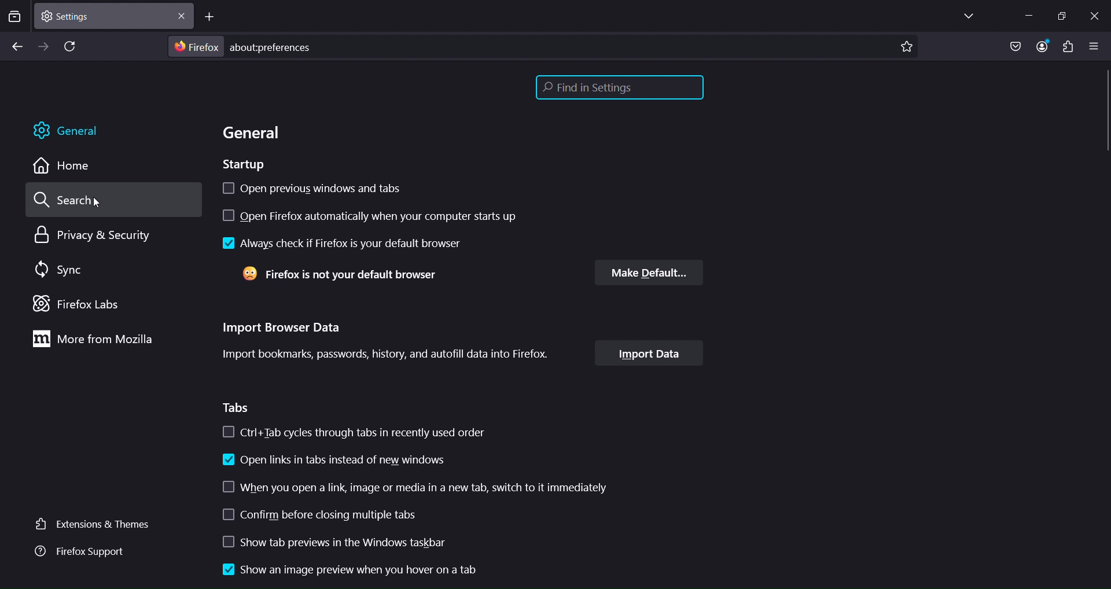 Image resolution: width=1111 pixels, height=589 pixels. I want to click on restore window, so click(1061, 16).